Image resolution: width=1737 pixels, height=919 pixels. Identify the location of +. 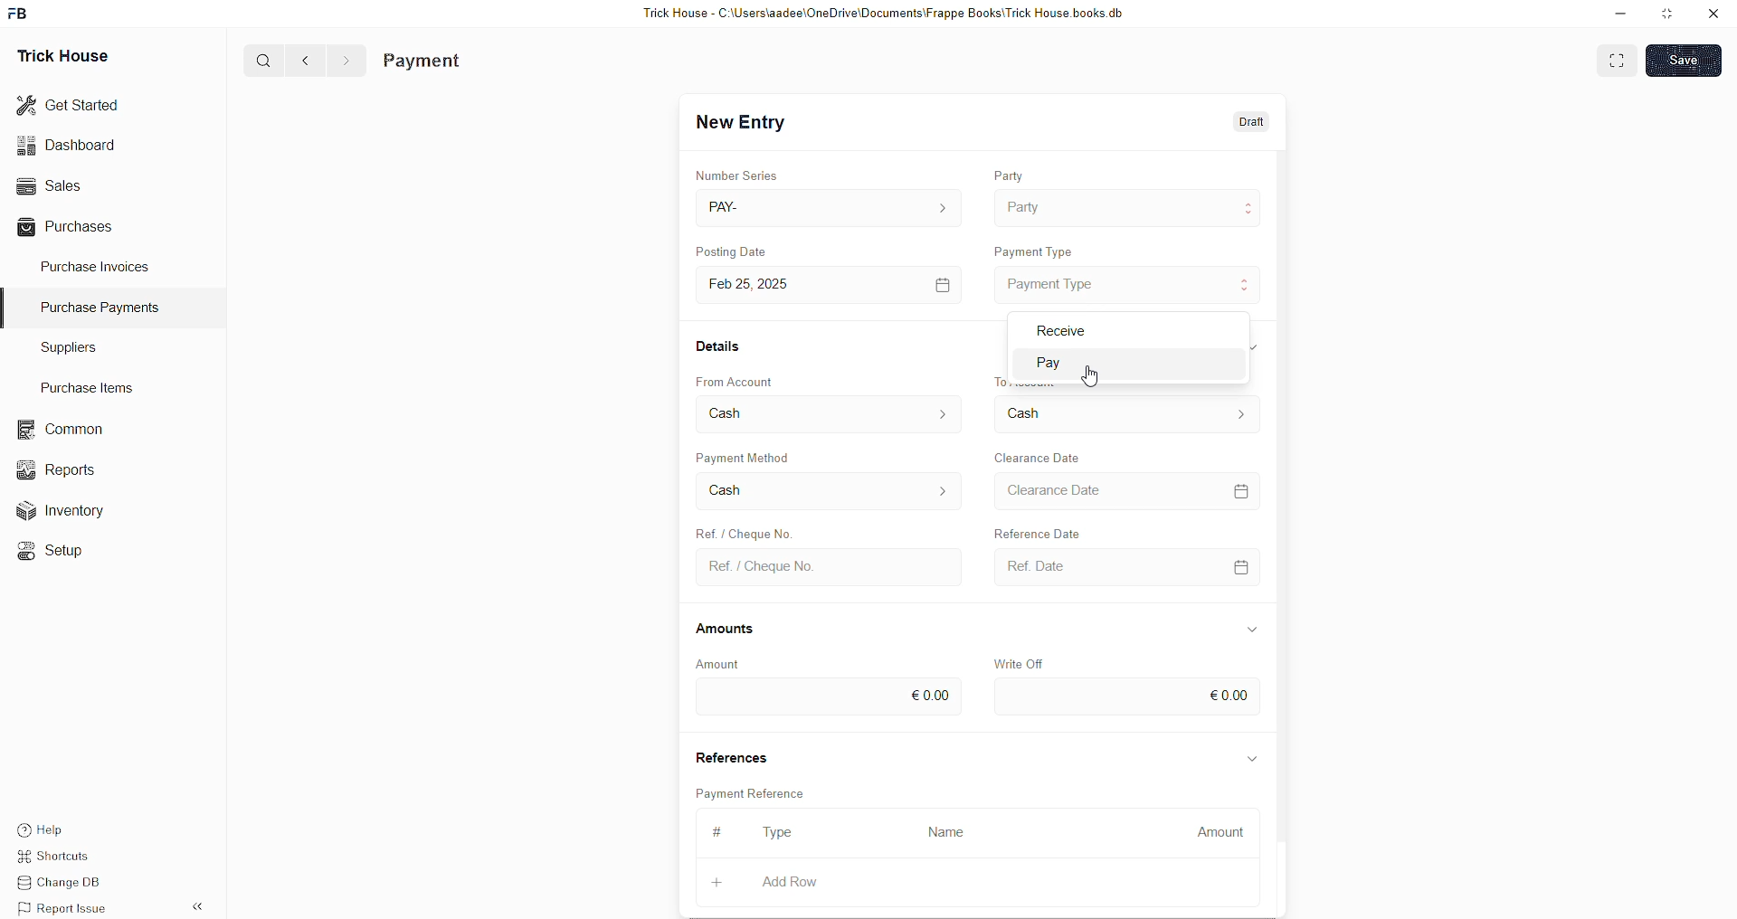
(719, 879).